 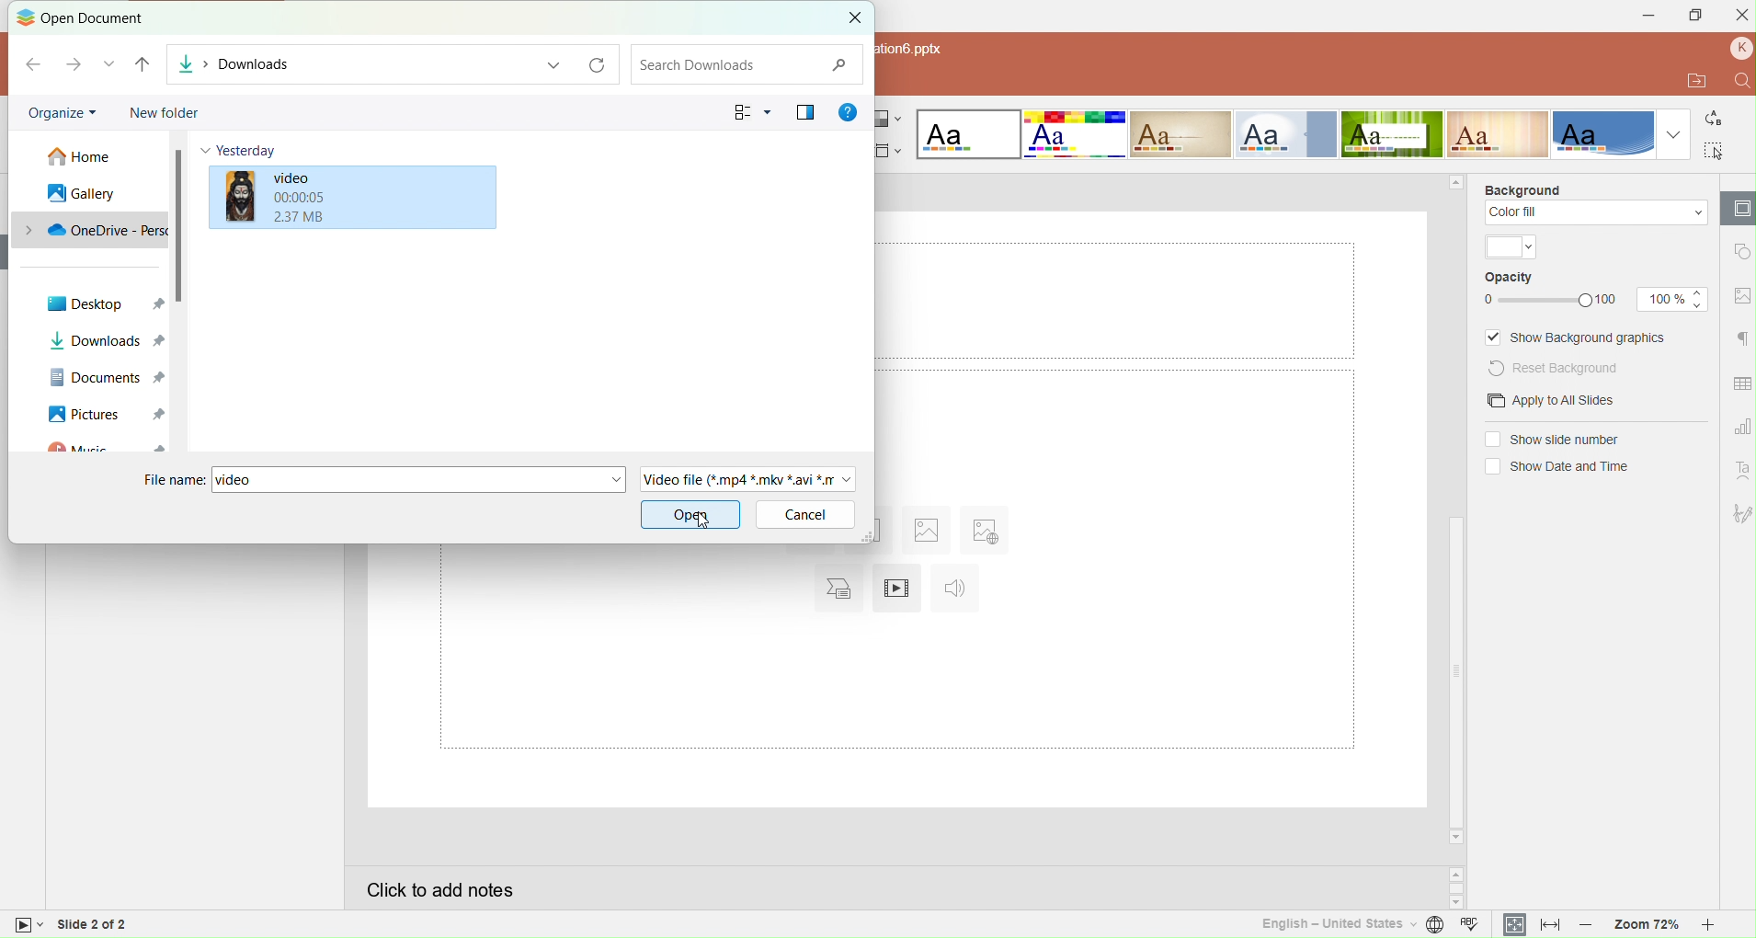 I want to click on Get help, so click(x=849, y=112).